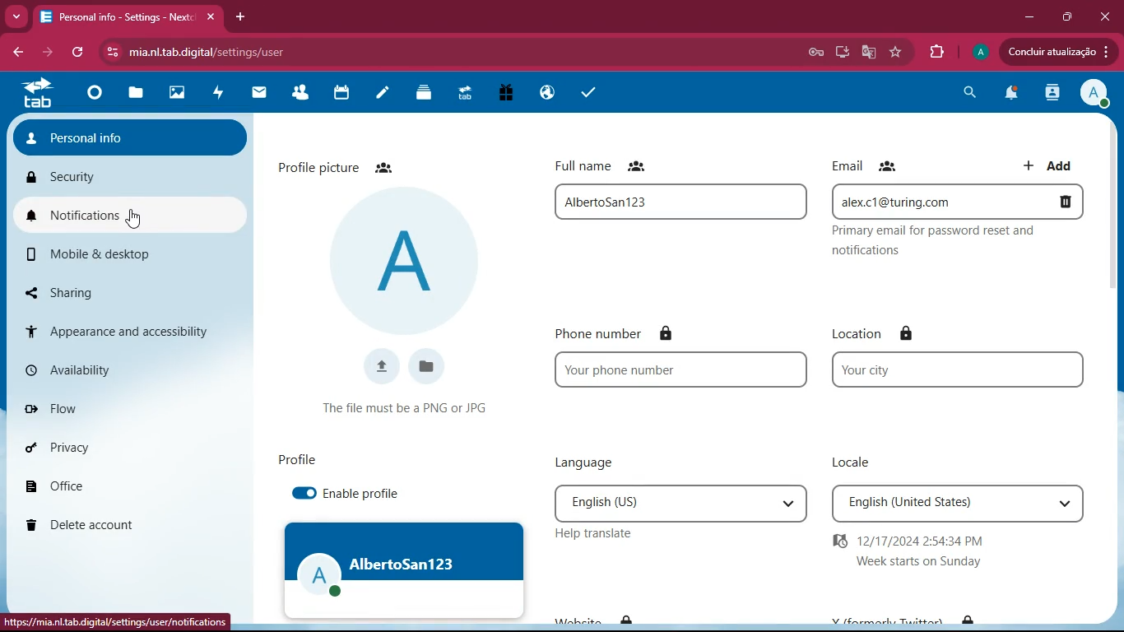 This screenshot has width=1124, height=632. What do you see at coordinates (595, 535) in the screenshot?
I see `help` at bounding box center [595, 535].